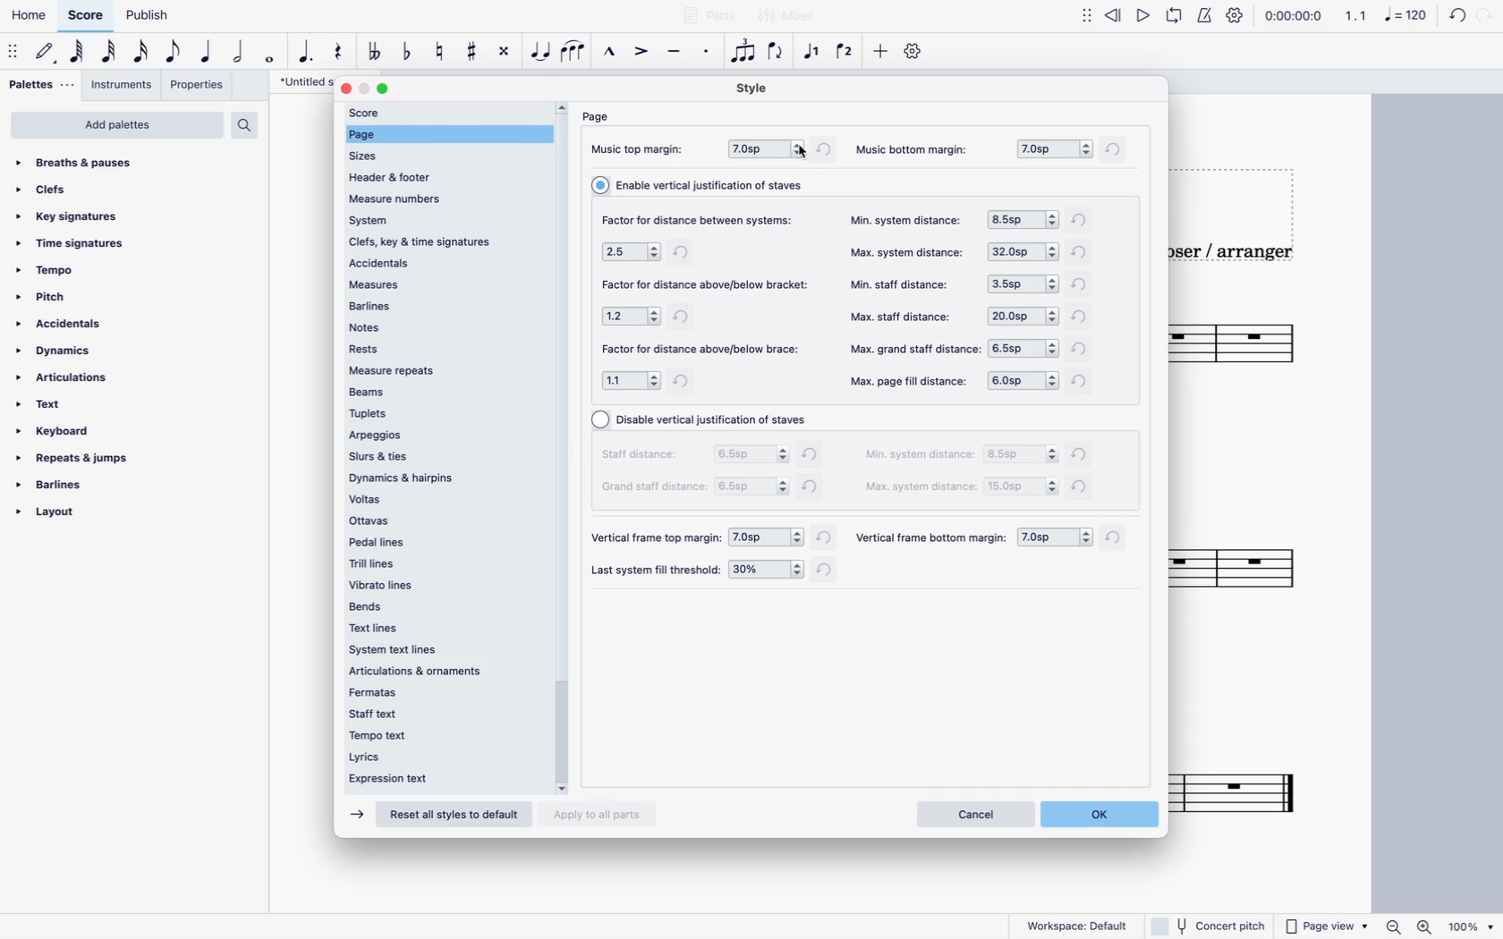 The width and height of the screenshot is (1503, 939). I want to click on time signatures, so click(71, 241).